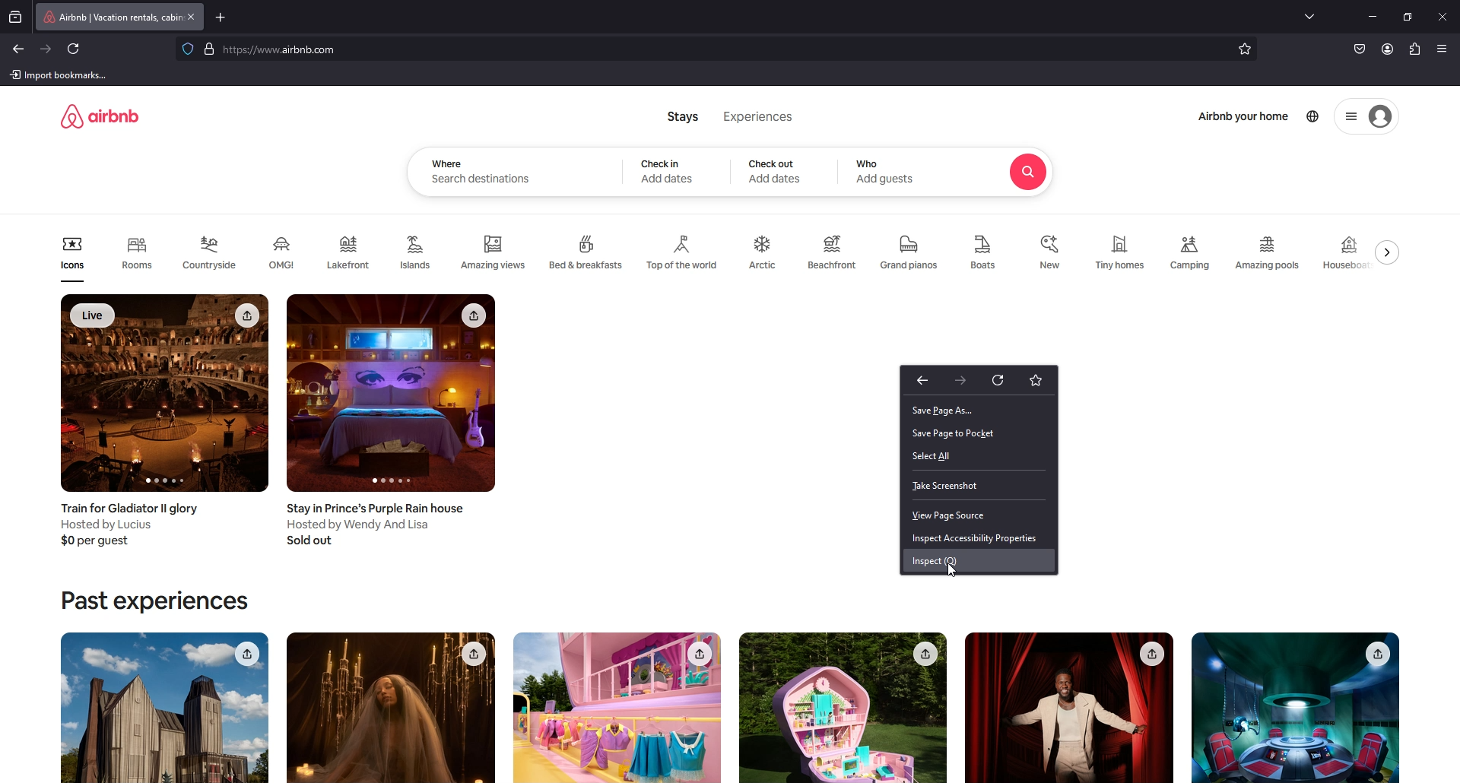 The width and height of the screenshot is (1460, 783). I want to click on boats, so click(987, 252).